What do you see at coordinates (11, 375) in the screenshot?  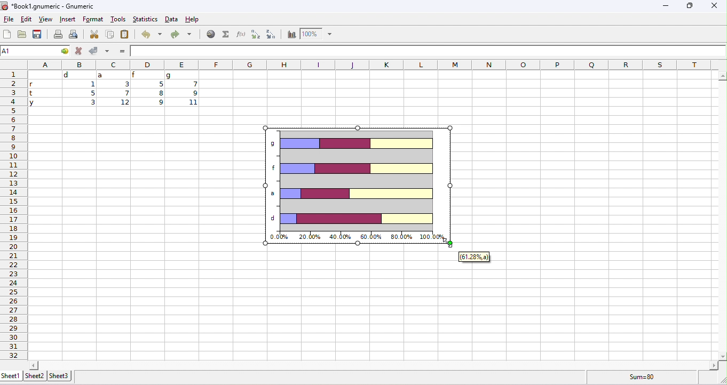 I see `sheet1` at bounding box center [11, 375].